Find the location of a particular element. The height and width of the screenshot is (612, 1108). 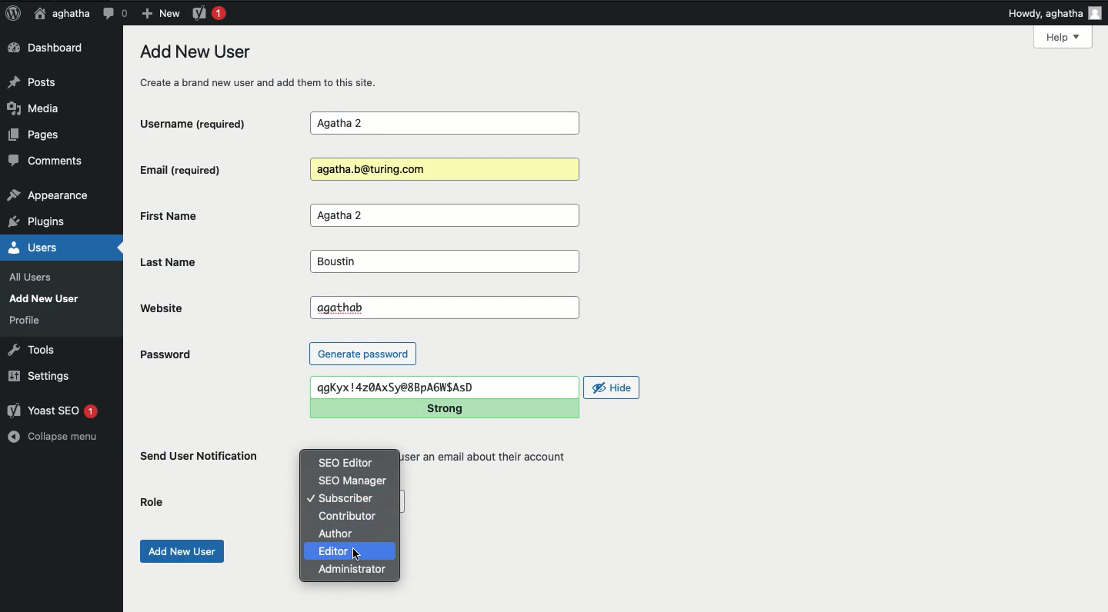

Website is located at coordinates (199, 308).